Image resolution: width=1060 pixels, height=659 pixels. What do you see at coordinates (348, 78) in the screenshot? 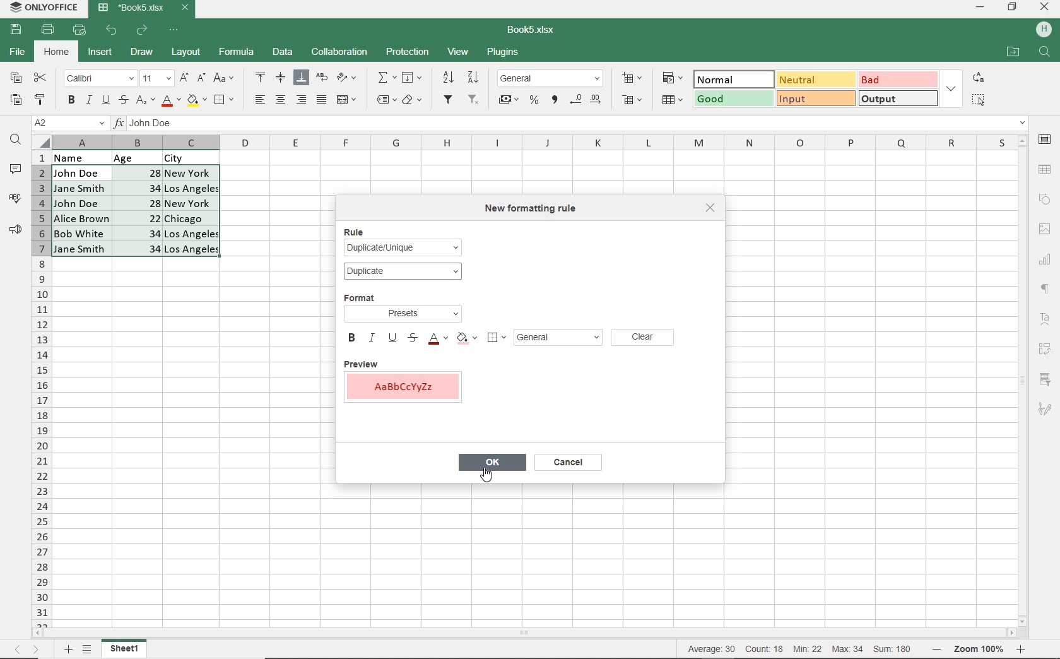
I see `ORIENTATION` at bounding box center [348, 78].